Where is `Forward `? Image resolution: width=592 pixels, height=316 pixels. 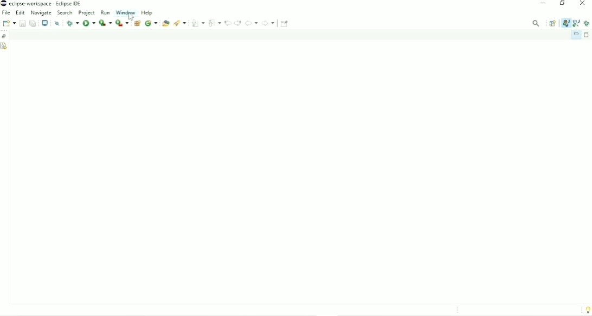
Forward  is located at coordinates (269, 23).